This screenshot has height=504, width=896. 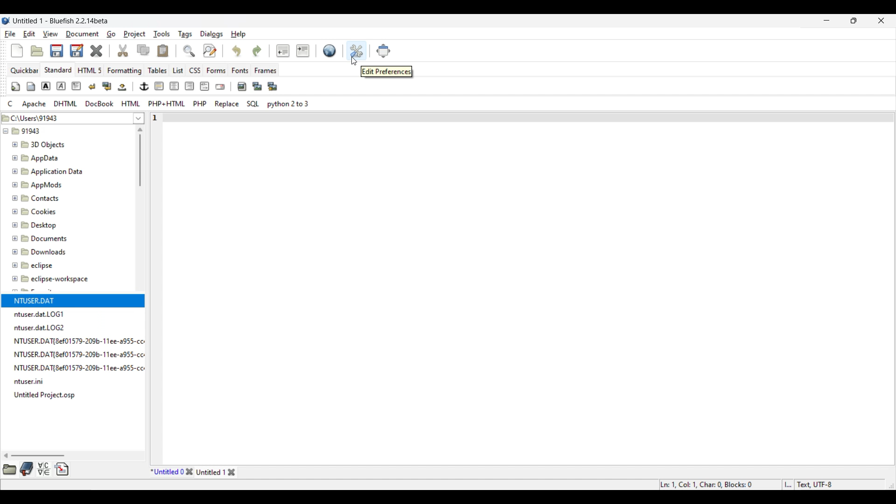 I want to click on Contacts, so click(x=37, y=197).